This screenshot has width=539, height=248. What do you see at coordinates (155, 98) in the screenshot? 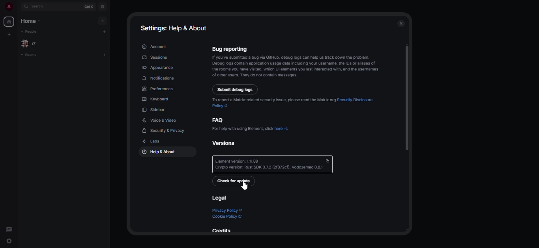
I see `keyboard` at bounding box center [155, 98].